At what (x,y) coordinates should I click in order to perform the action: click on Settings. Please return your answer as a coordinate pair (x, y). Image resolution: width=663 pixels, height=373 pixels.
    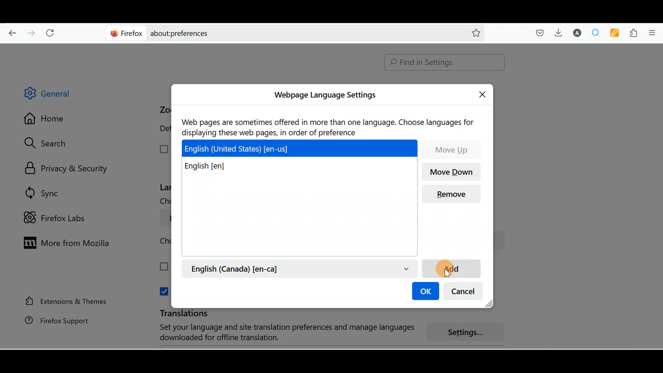
    Looking at the image, I should click on (470, 333).